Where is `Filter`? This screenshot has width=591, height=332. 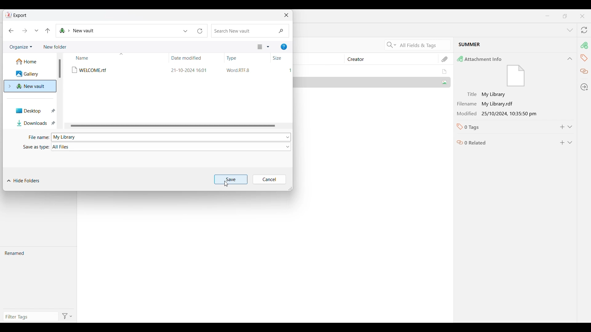 Filter is located at coordinates (68, 316).